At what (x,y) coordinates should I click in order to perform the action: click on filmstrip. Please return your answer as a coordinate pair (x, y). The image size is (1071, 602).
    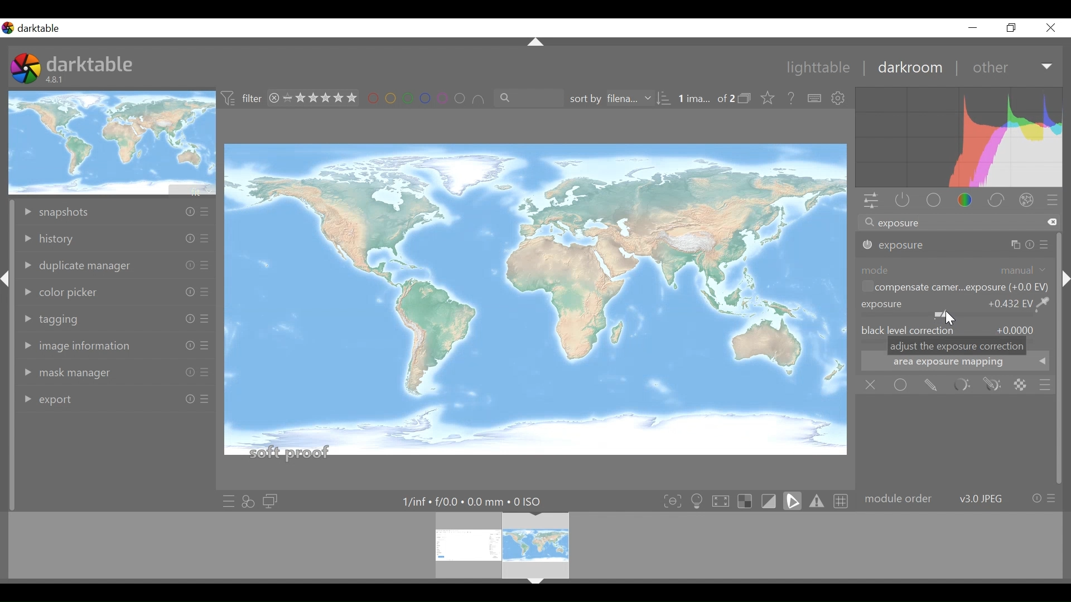
    Looking at the image, I should click on (532, 544).